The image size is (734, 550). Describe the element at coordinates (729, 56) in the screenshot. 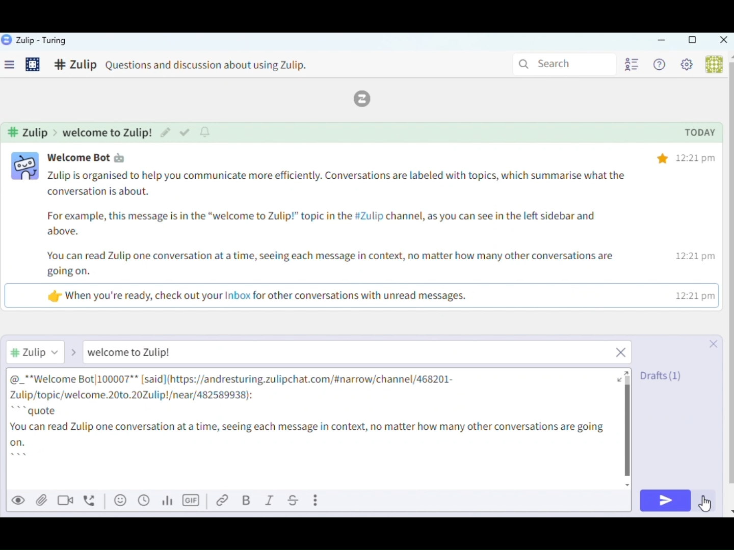

I see `Up` at that location.